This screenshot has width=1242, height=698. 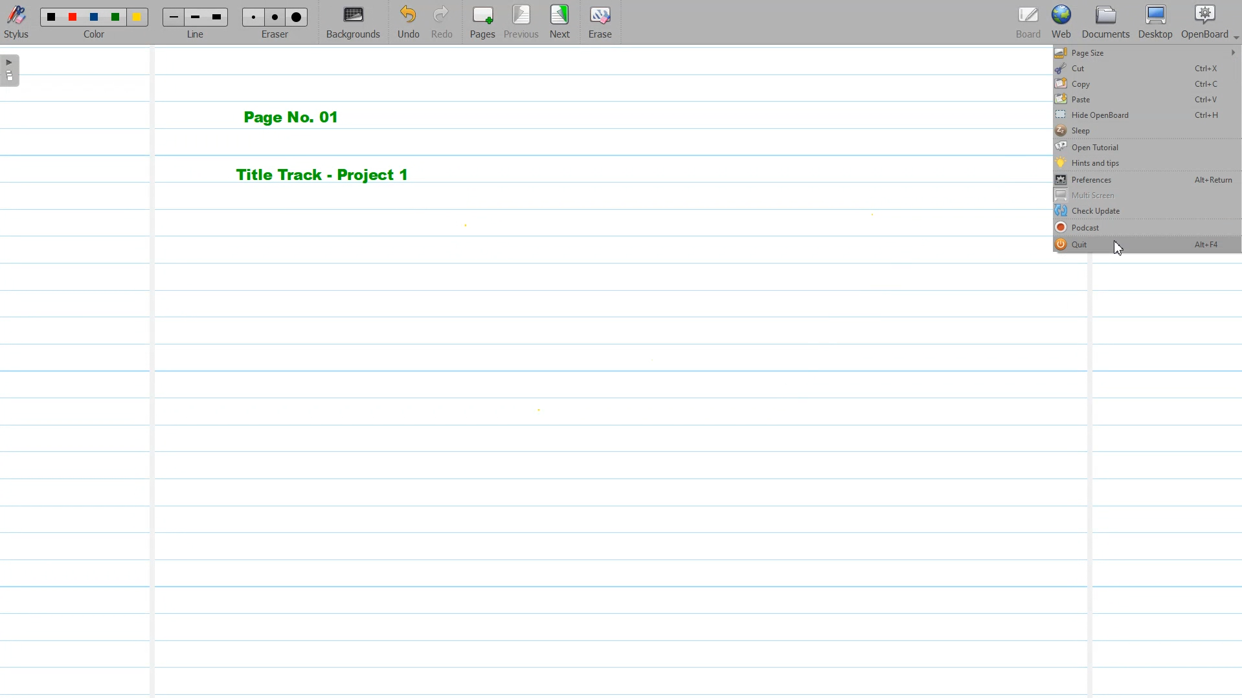 What do you see at coordinates (1147, 69) in the screenshot?
I see `Cut` at bounding box center [1147, 69].